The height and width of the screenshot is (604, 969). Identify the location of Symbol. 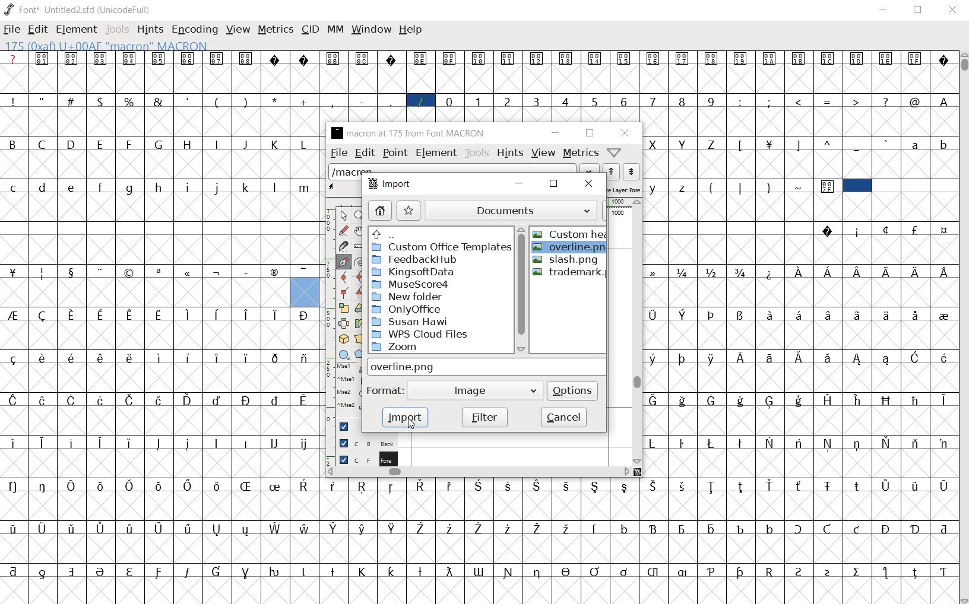
(856, 571).